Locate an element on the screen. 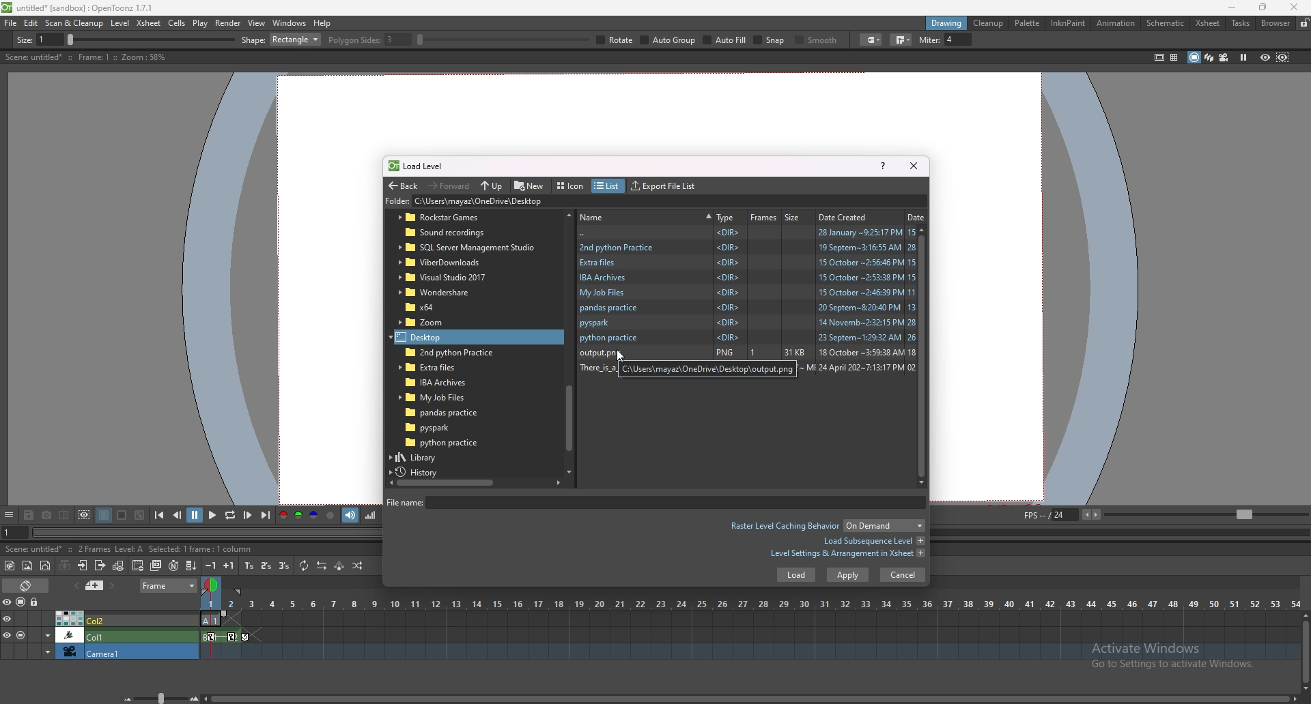  folder is located at coordinates (448, 413).